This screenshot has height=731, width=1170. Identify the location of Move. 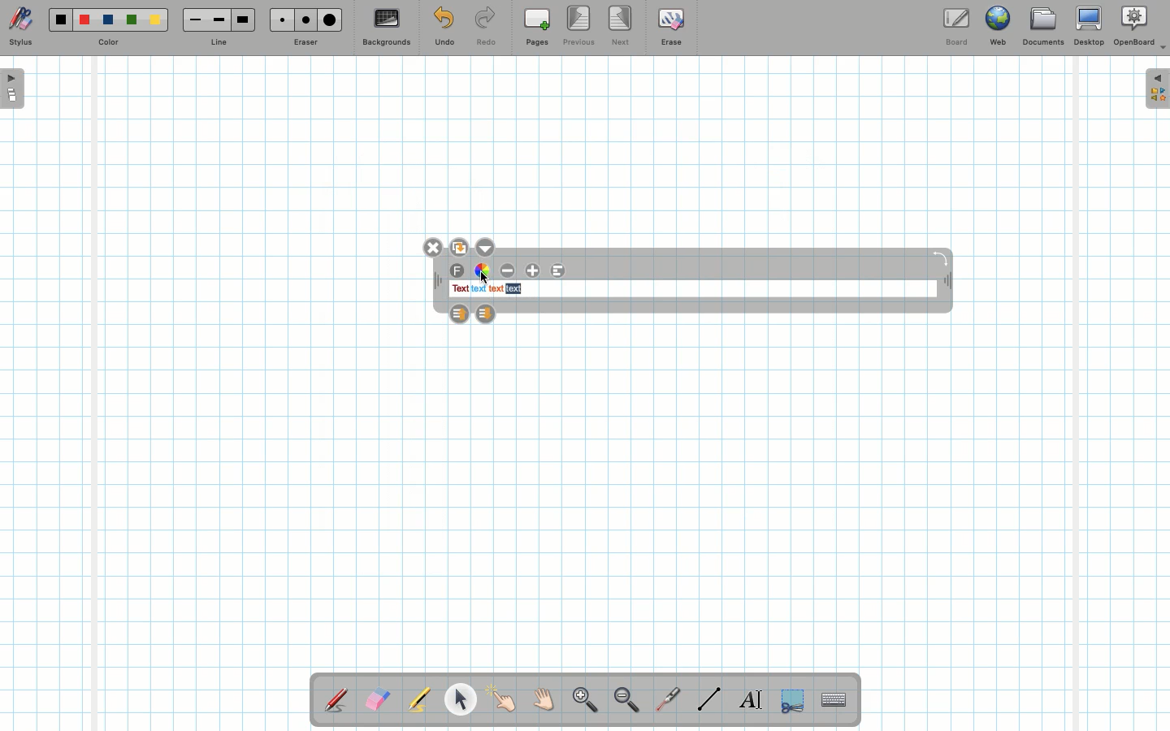
(438, 283).